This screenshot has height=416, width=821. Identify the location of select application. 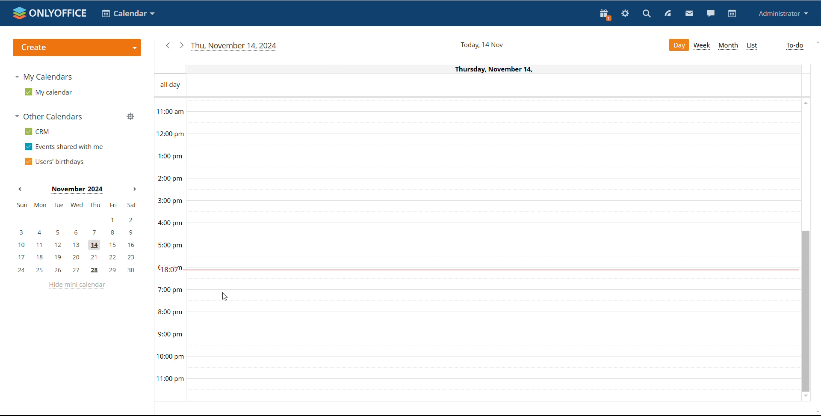
(128, 14).